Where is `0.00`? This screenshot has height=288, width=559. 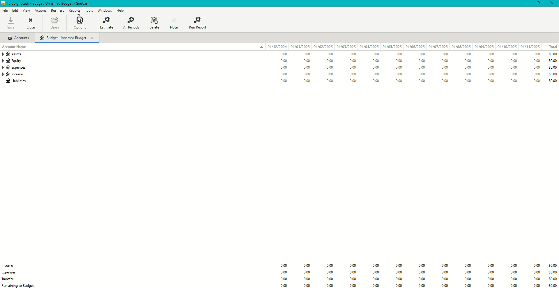 0.00 is located at coordinates (490, 273).